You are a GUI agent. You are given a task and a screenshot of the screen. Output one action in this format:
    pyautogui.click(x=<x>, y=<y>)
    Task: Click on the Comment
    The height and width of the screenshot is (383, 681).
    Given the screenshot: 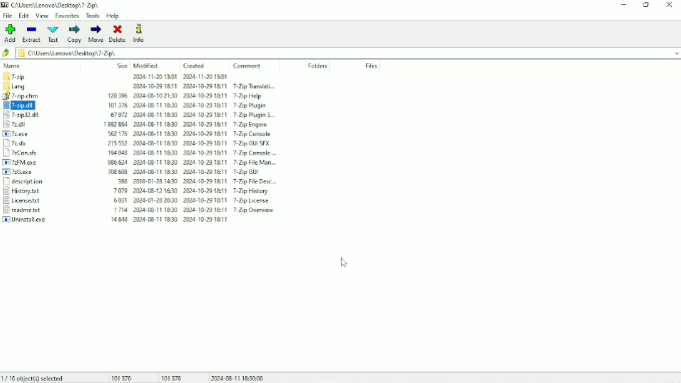 What is the action you would take?
    pyautogui.click(x=249, y=65)
    